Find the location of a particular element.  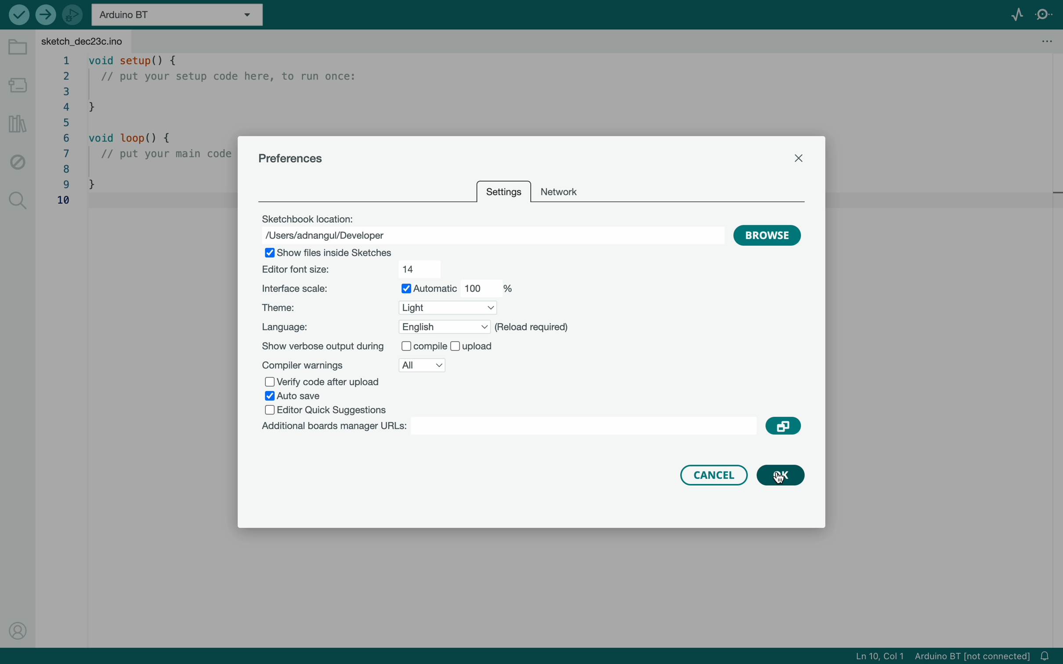

browse is located at coordinates (772, 235).